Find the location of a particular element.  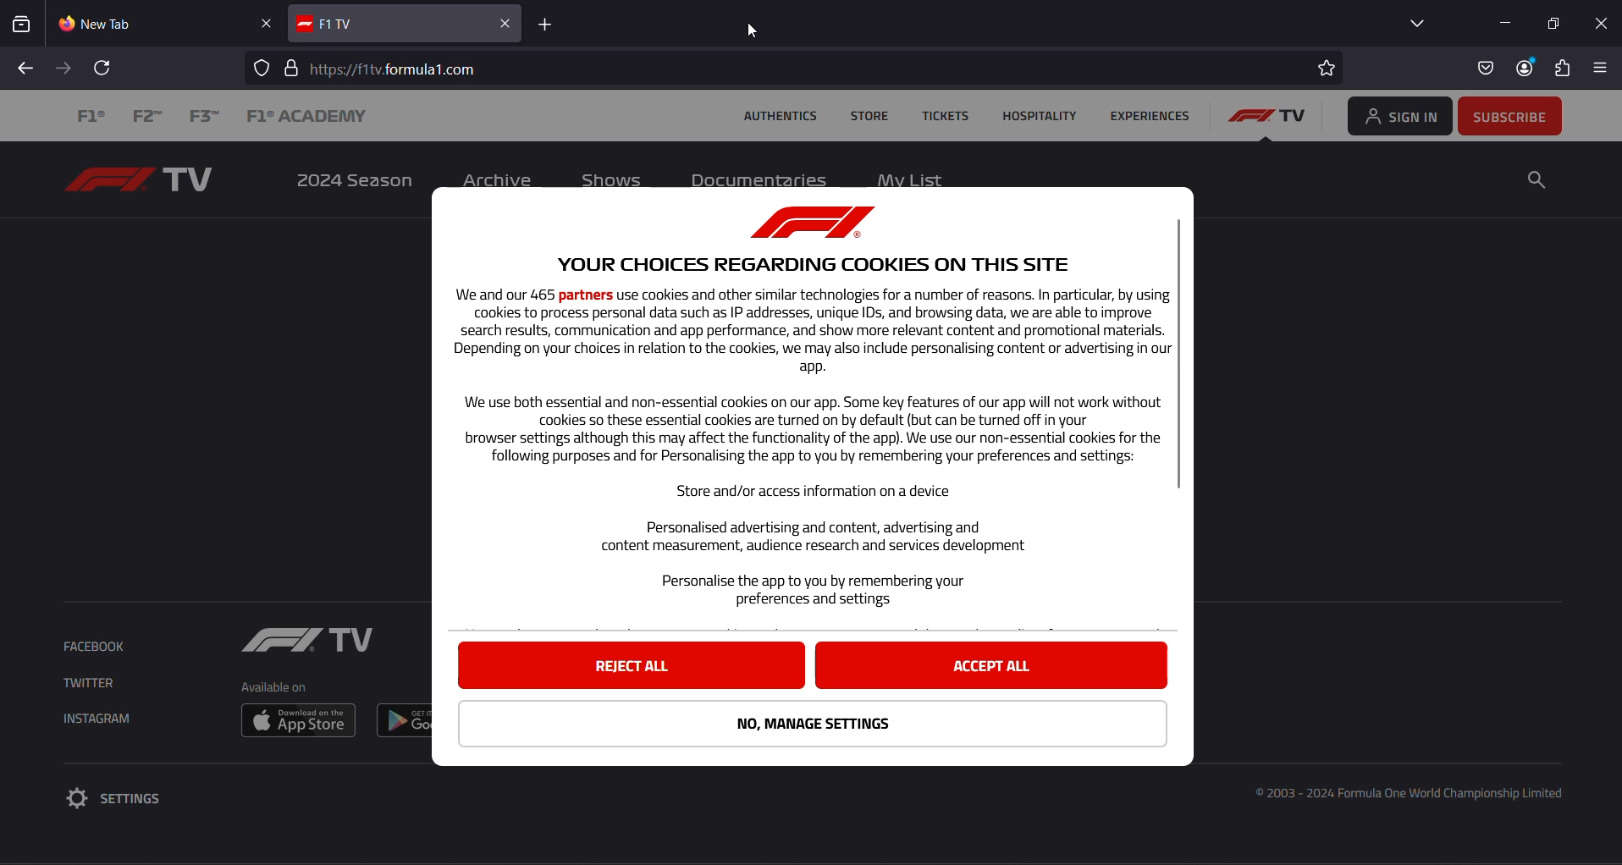

suscribe is located at coordinates (1511, 113).